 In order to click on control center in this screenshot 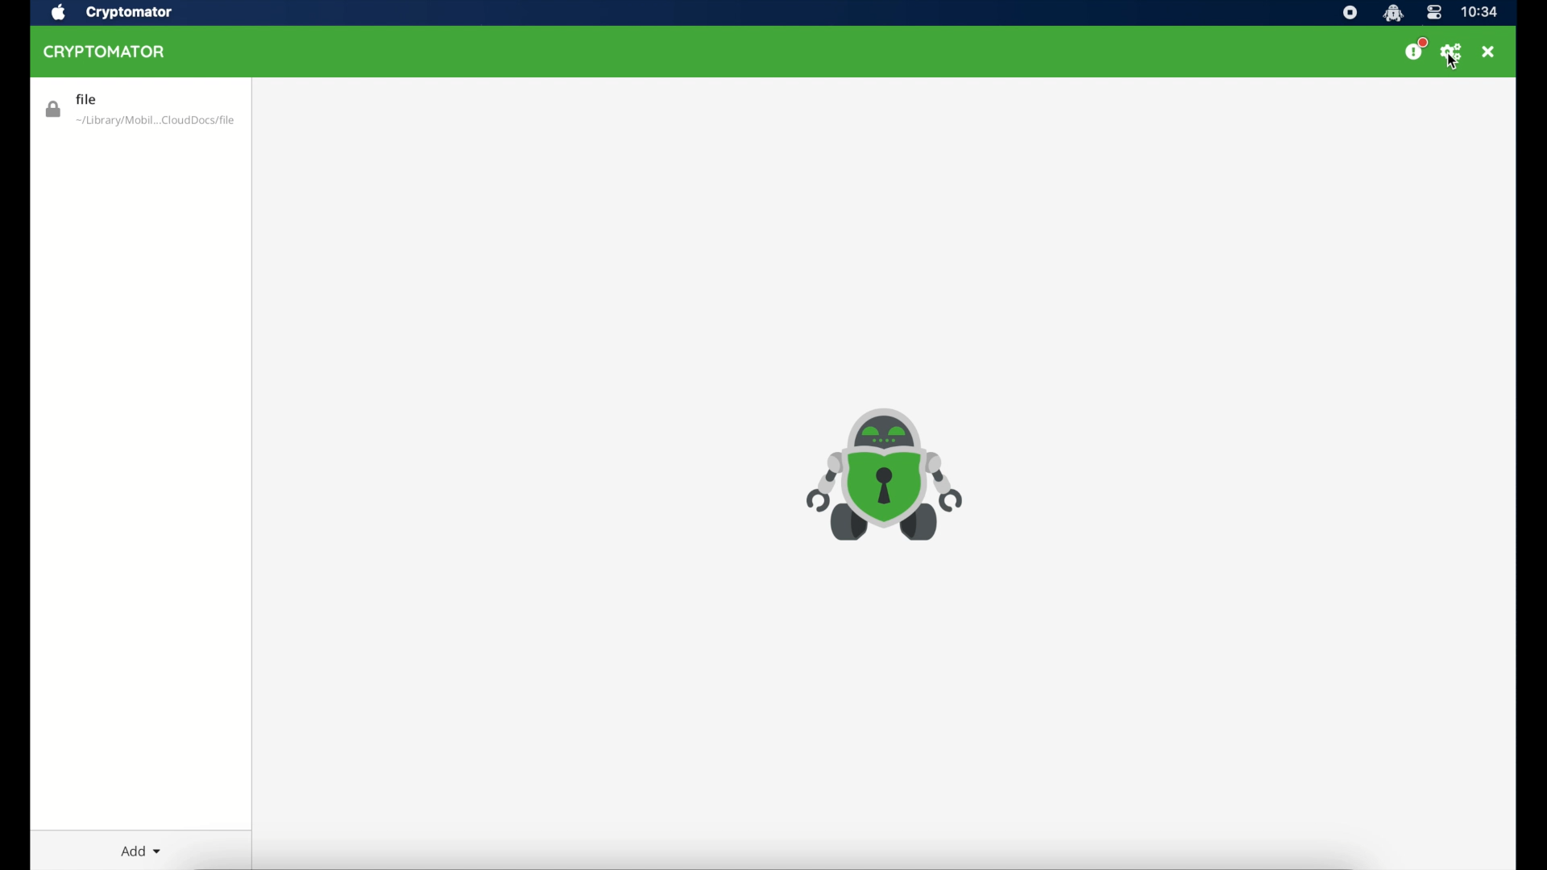, I will do `click(1433, 13)`.